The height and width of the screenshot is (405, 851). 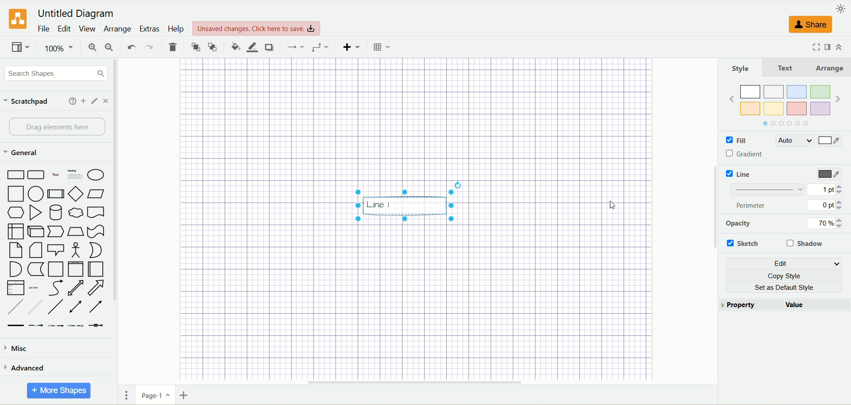 I want to click on Triangle, so click(x=35, y=213).